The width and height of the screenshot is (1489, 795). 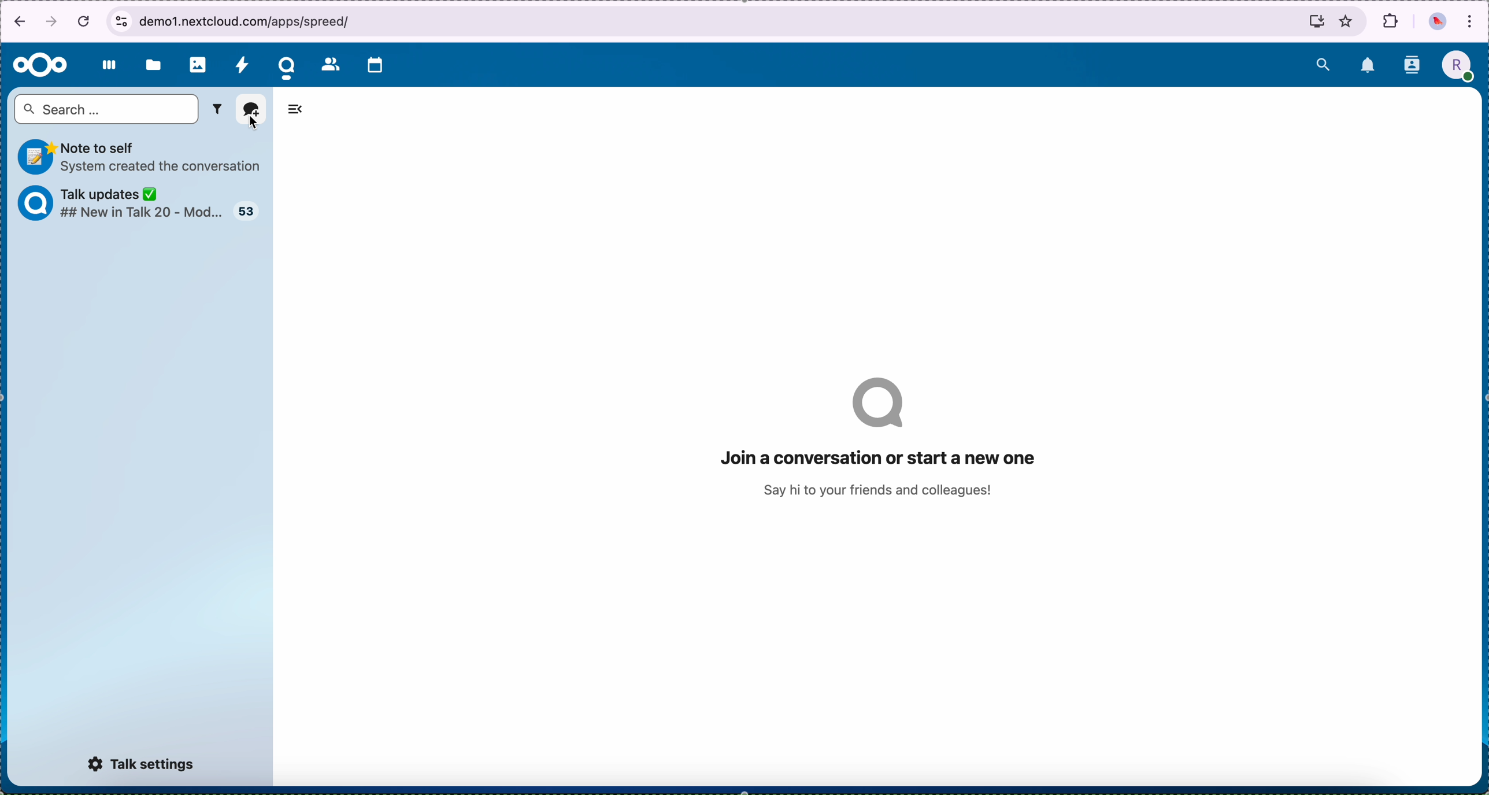 I want to click on cancel, so click(x=84, y=16).